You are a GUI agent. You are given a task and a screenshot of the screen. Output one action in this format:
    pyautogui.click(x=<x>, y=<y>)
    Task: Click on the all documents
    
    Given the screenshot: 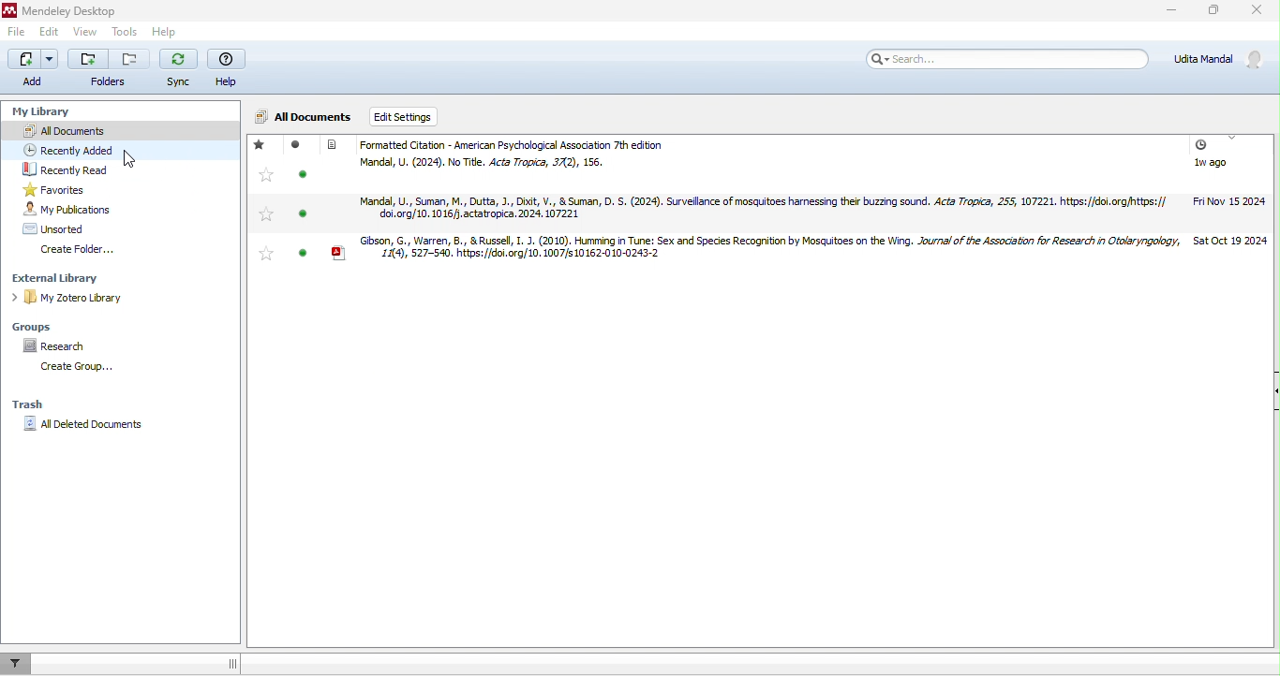 What is the action you would take?
    pyautogui.click(x=68, y=130)
    